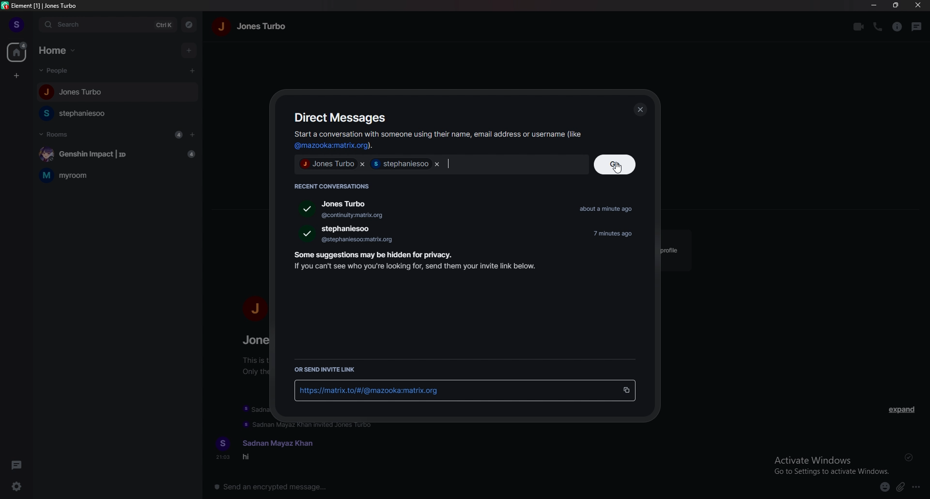 The height and width of the screenshot is (499, 930). Describe the element at coordinates (253, 459) in the screenshot. I see `hi` at that location.